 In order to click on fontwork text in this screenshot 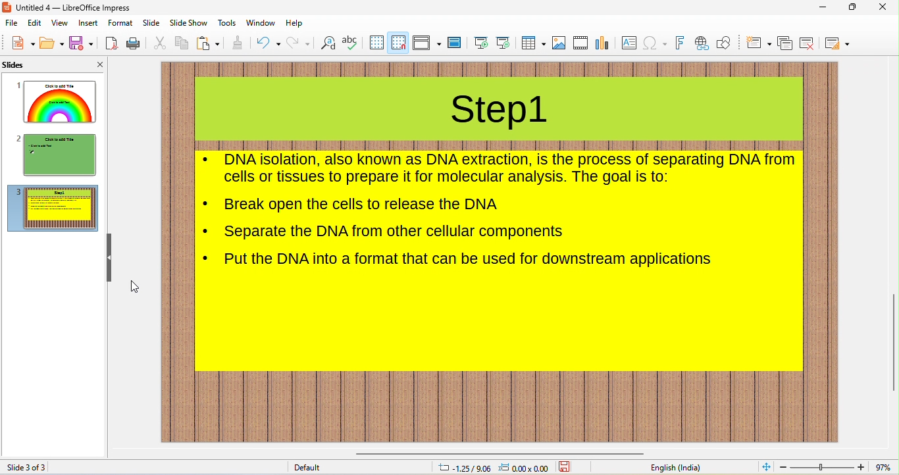, I will do `click(680, 43)`.